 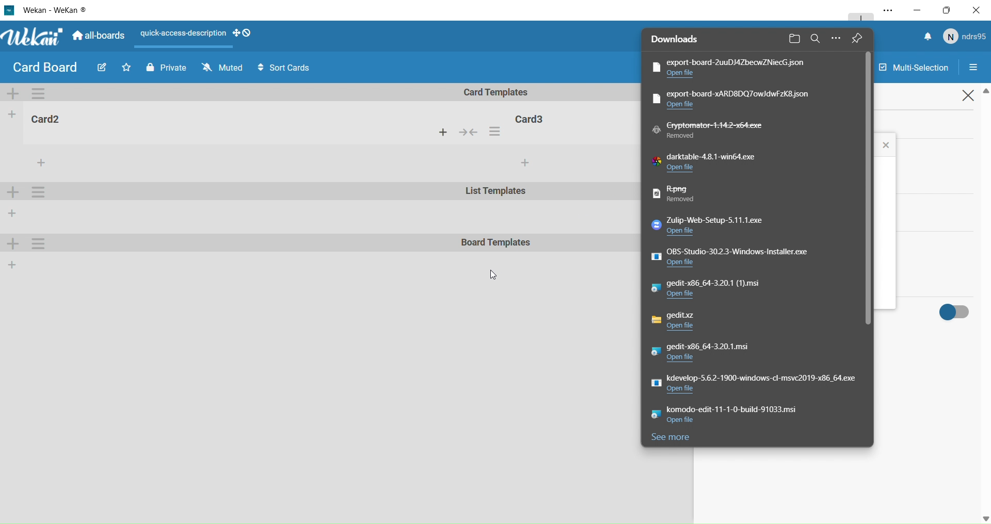 What do you see at coordinates (912, 65) in the screenshot?
I see `Multi Selection` at bounding box center [912, 65].